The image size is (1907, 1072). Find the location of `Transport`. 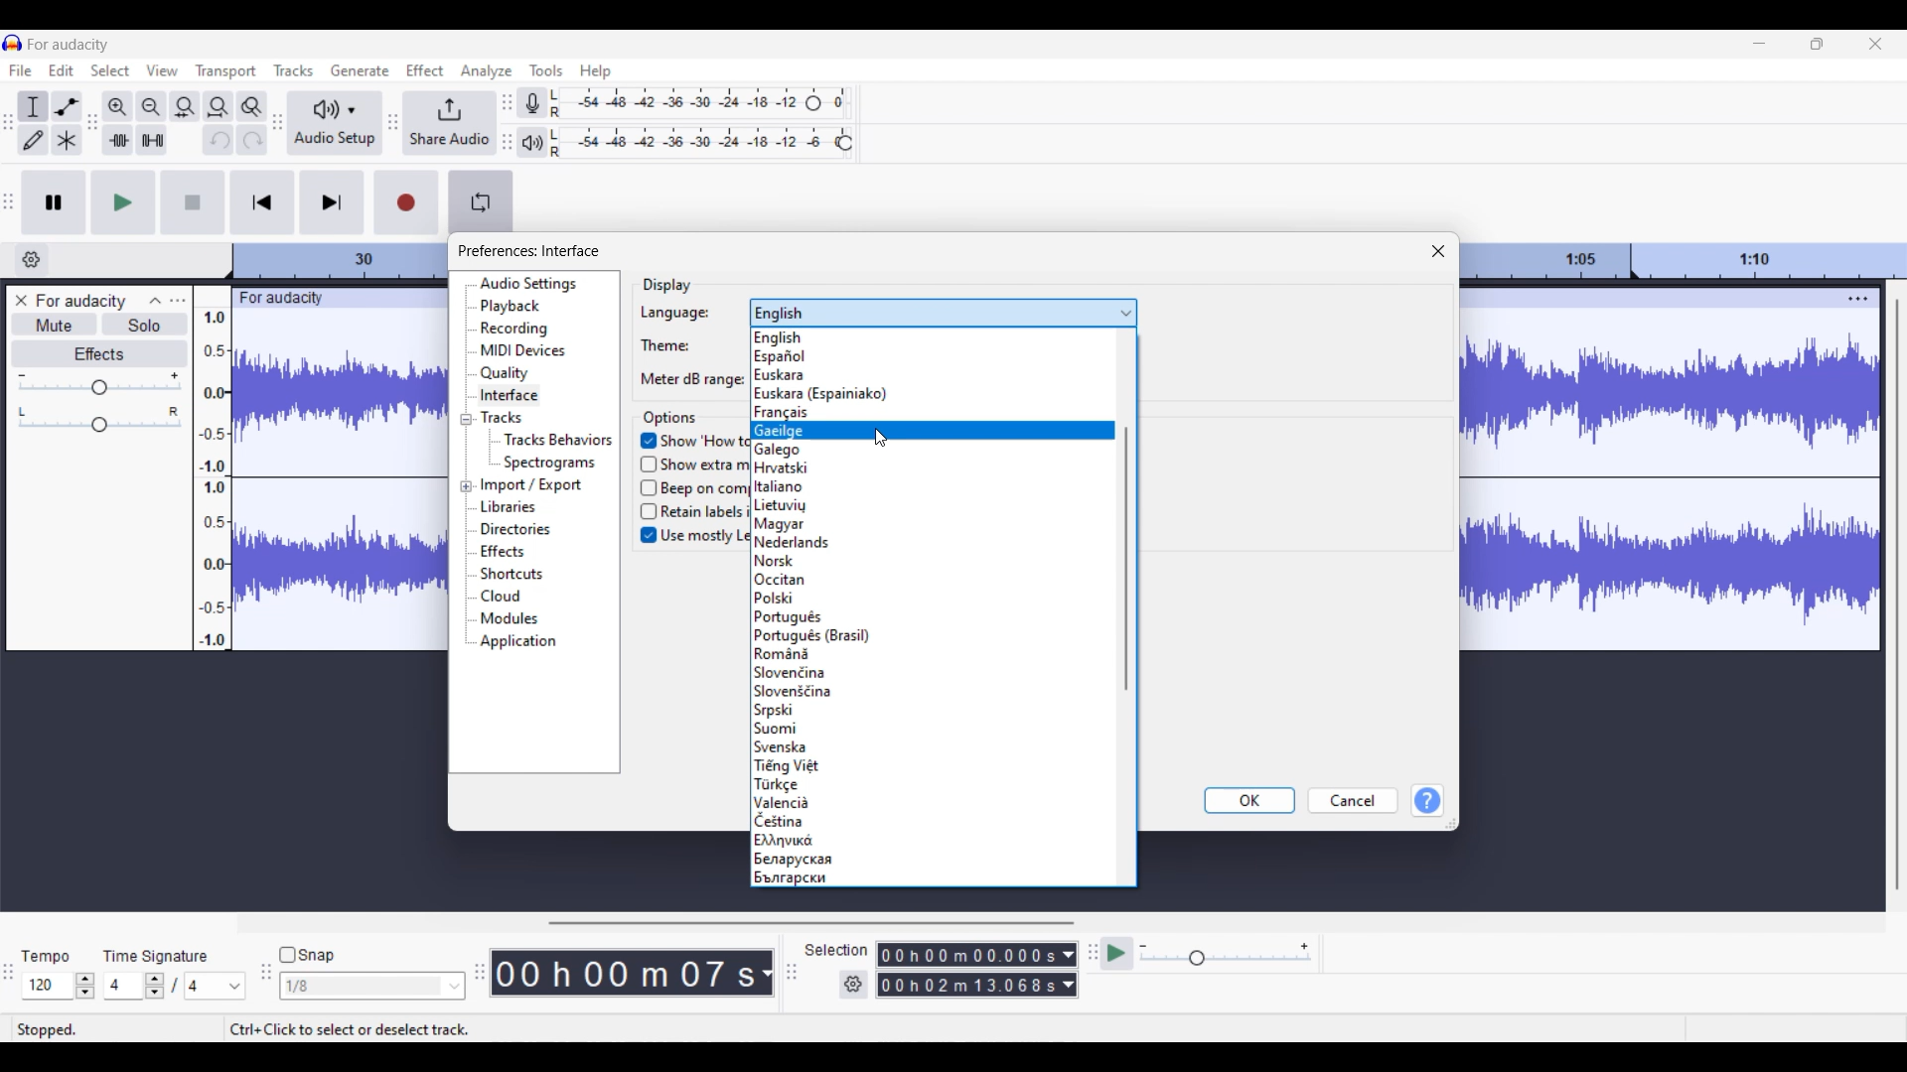

Transport is located at coordinates (226, 70).